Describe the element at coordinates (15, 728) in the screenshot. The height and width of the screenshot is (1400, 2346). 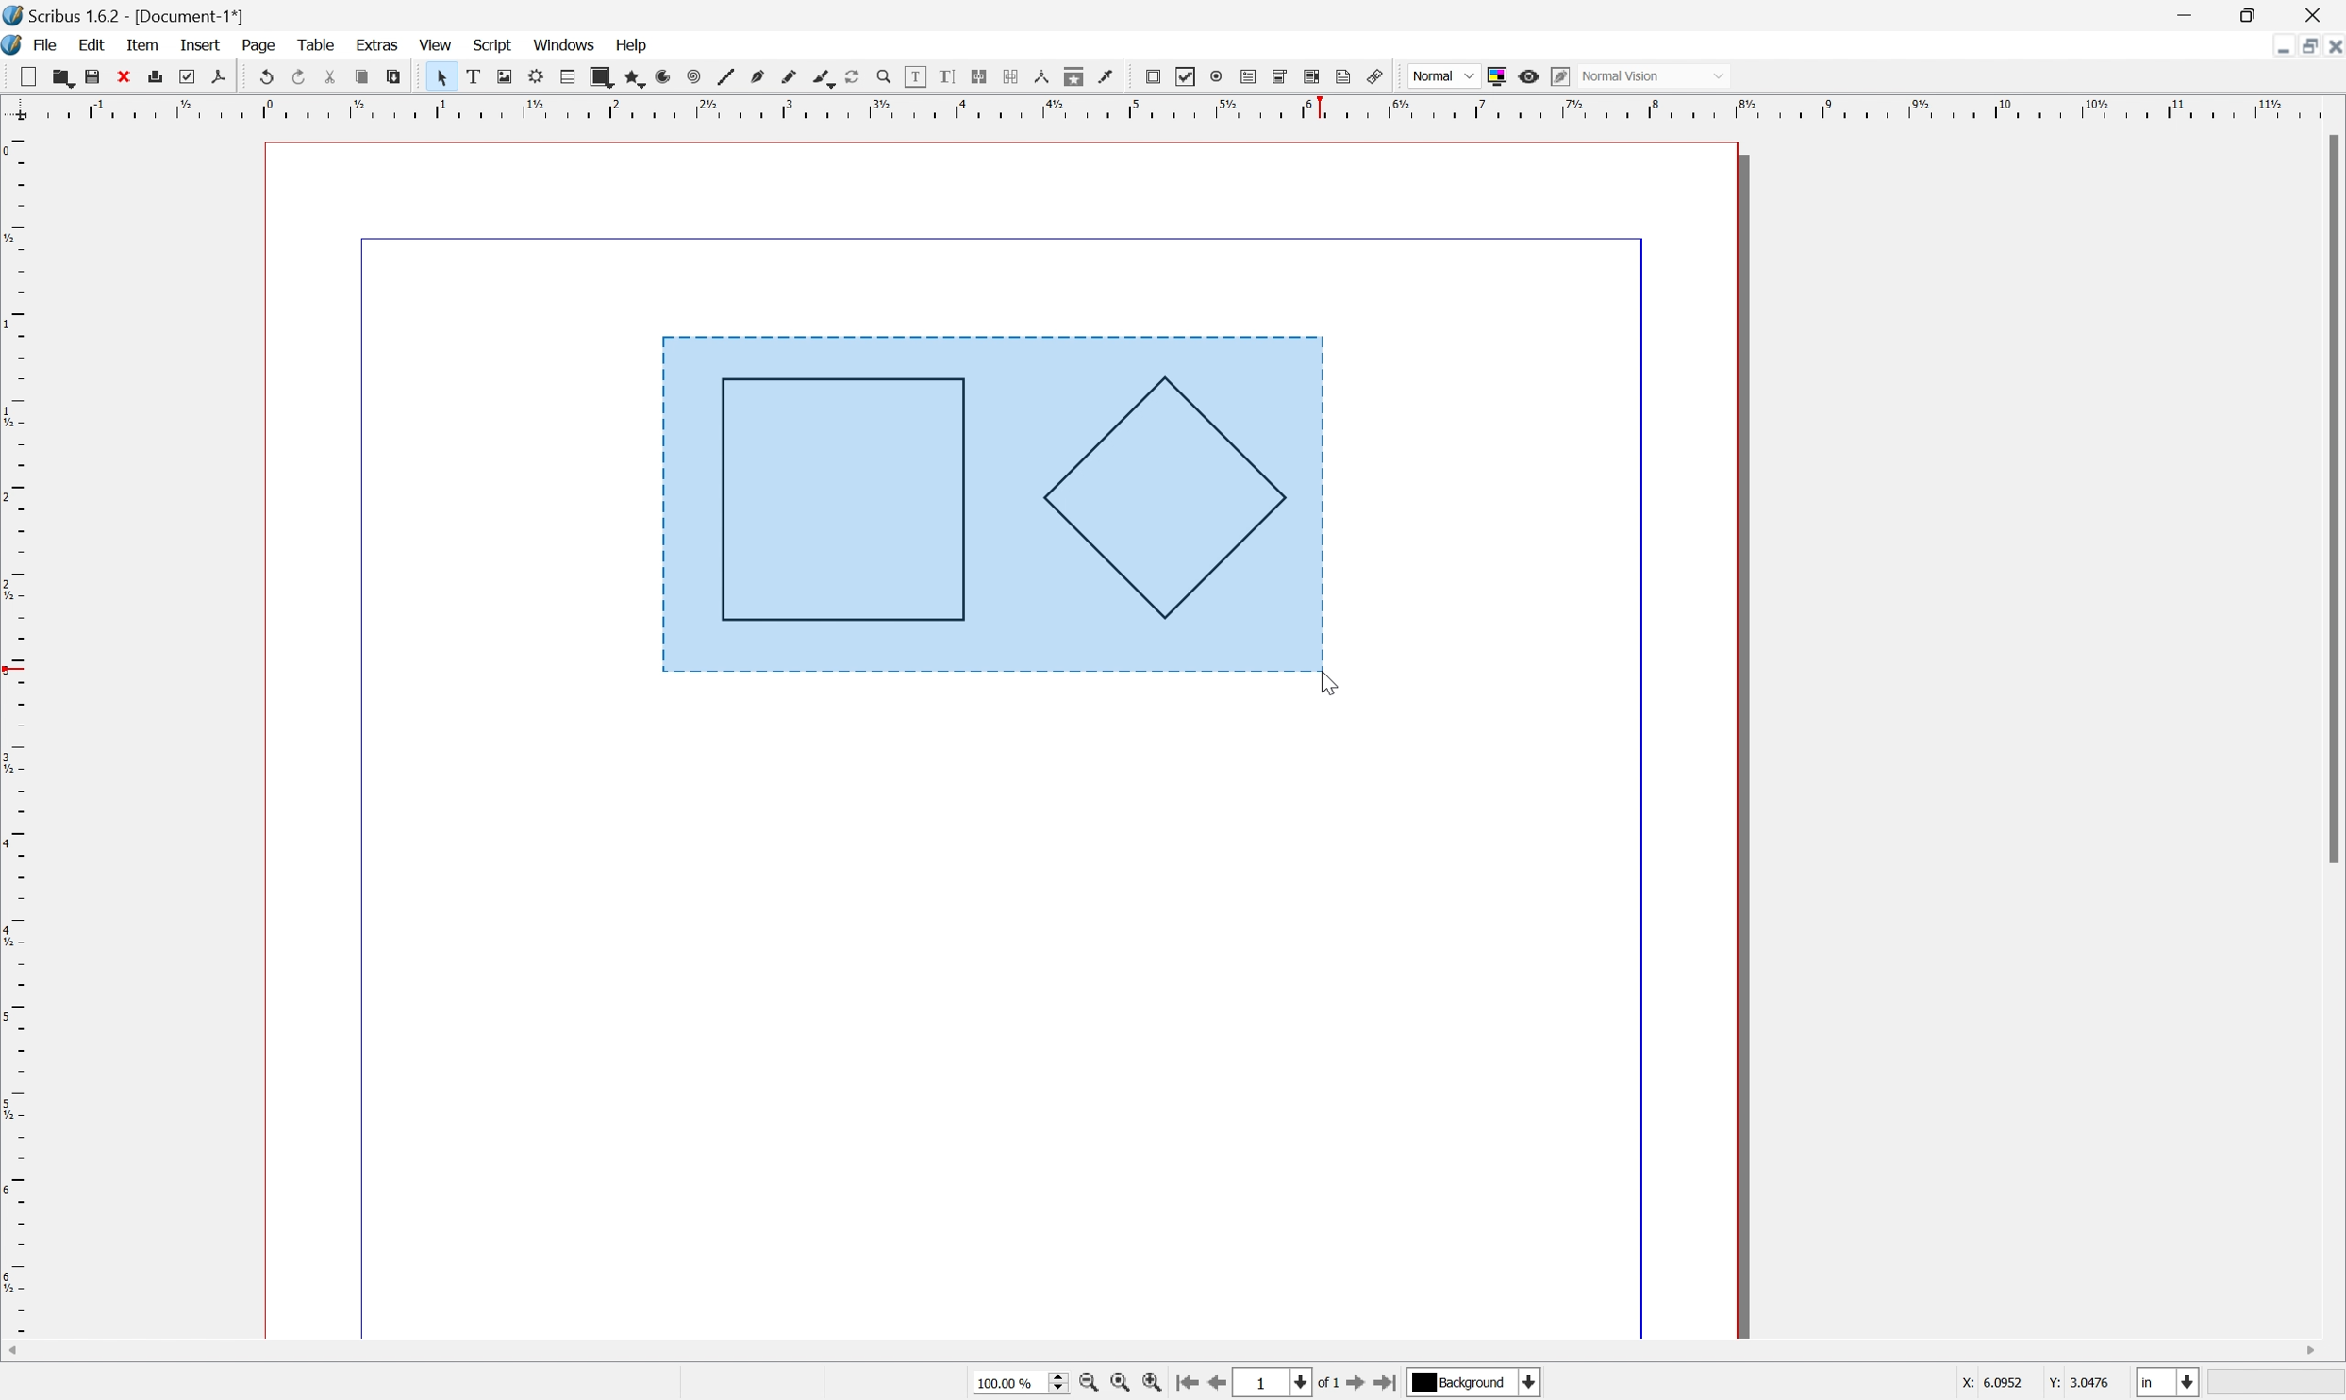
I see `Ruler` at that location.